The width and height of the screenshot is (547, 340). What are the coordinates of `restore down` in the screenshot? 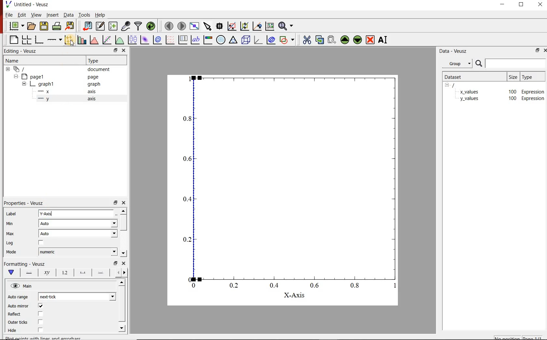 It's located at (536, 50).